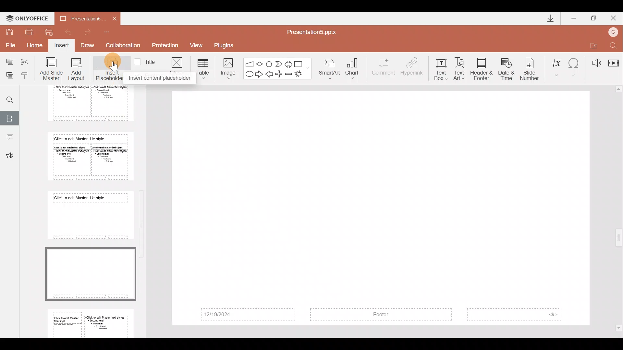  What do you see at coordinates (594, 61) in the screenshot?
I see `Audio` at bounding box center [594, 61].